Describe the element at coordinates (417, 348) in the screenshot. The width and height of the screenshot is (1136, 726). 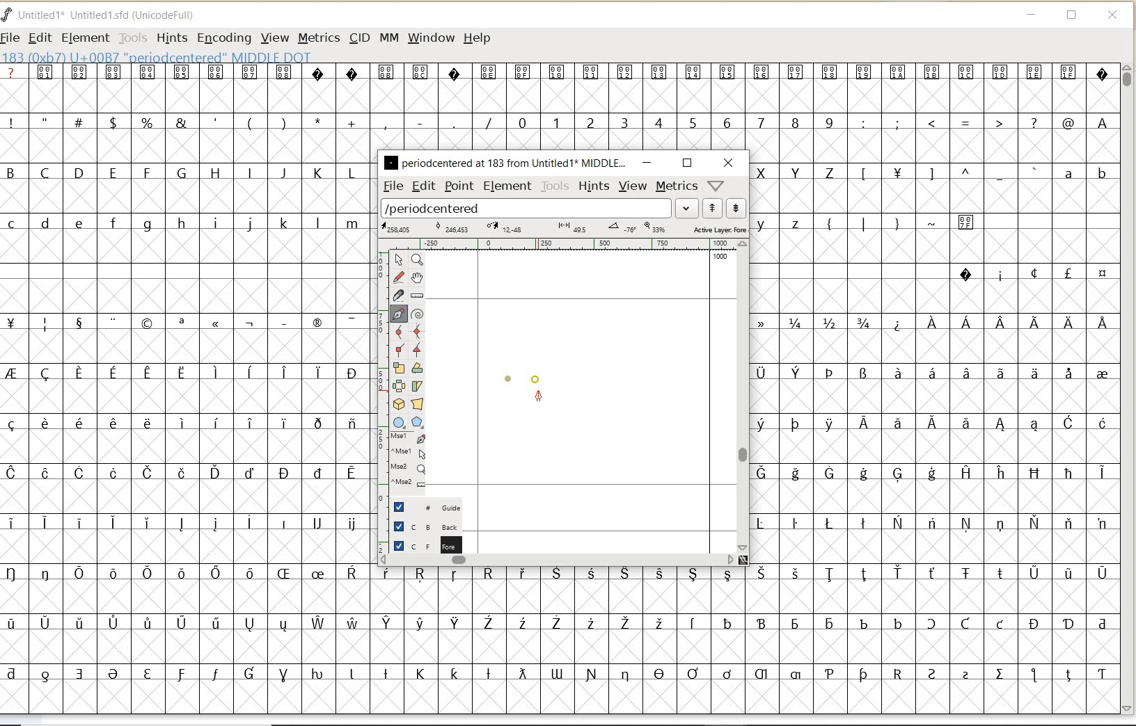
I see `Add a corner point` at that location.